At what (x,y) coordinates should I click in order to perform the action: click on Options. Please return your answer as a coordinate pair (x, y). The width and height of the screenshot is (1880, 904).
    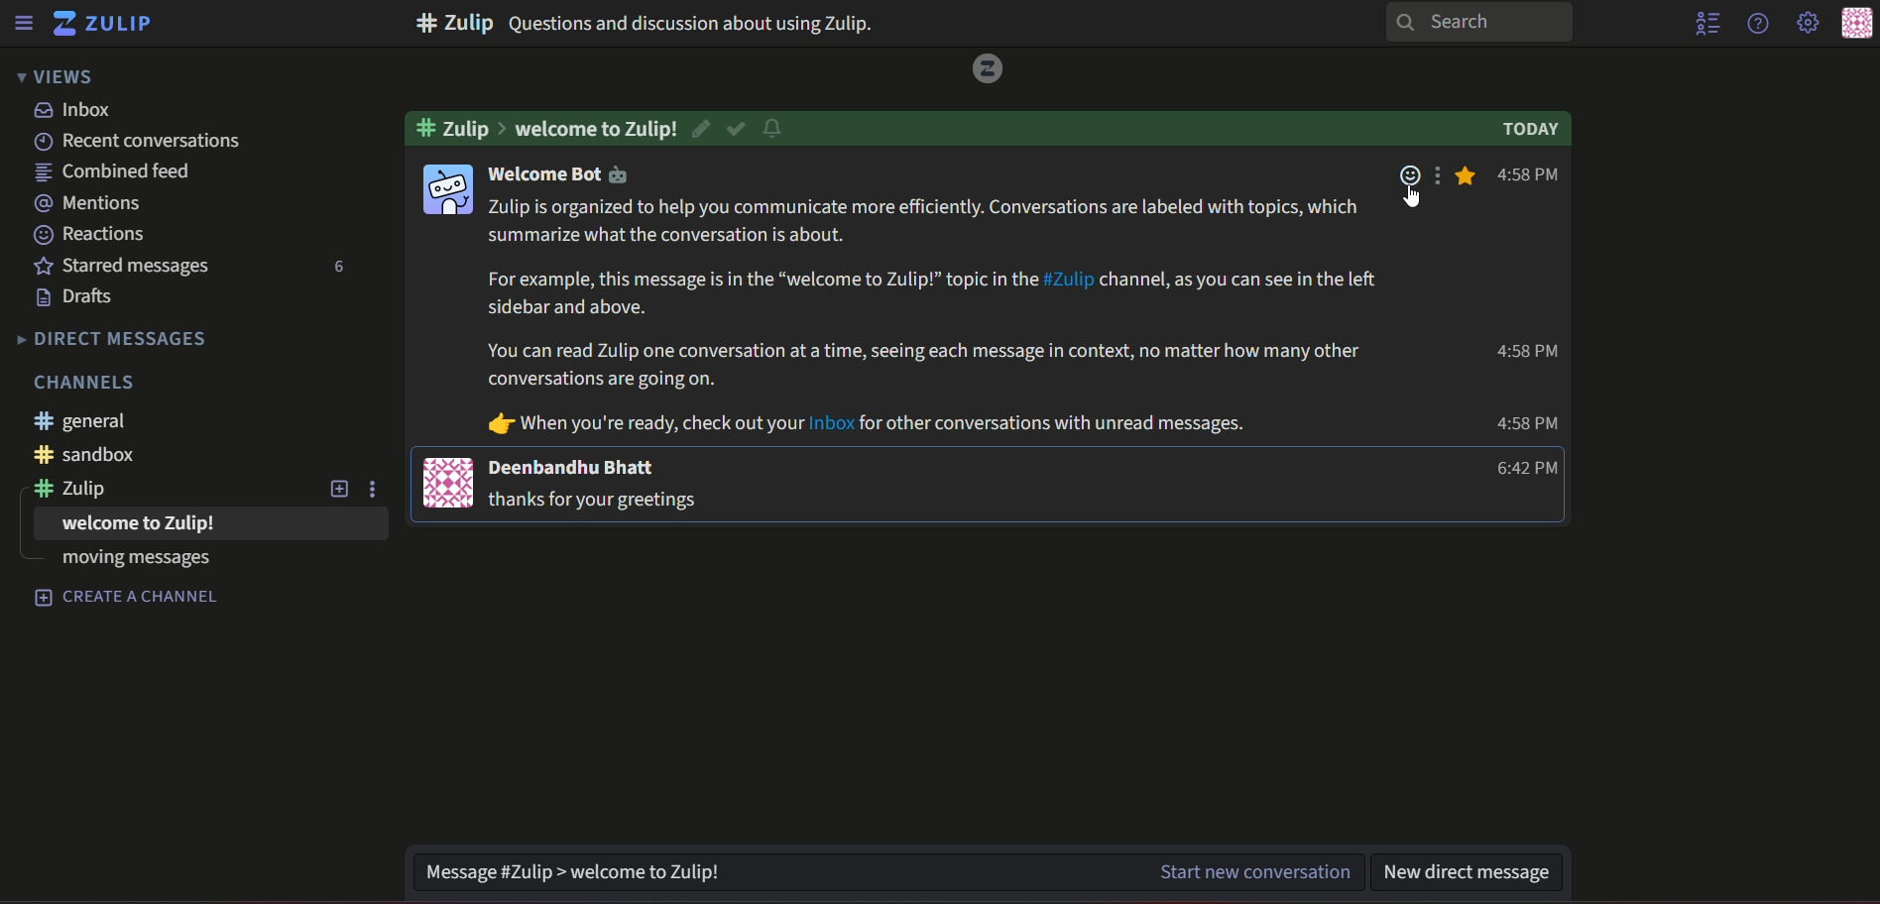
    Looking at the image, I should click on (379, 490).